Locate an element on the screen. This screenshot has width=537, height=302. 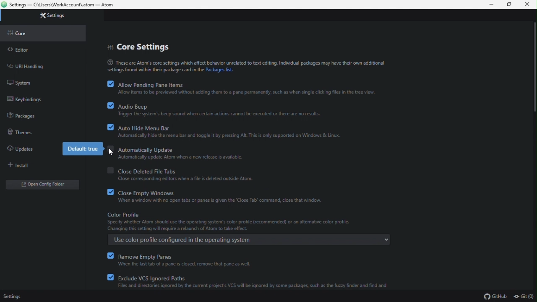
remove empty panes is located at coordinates (181, 260).